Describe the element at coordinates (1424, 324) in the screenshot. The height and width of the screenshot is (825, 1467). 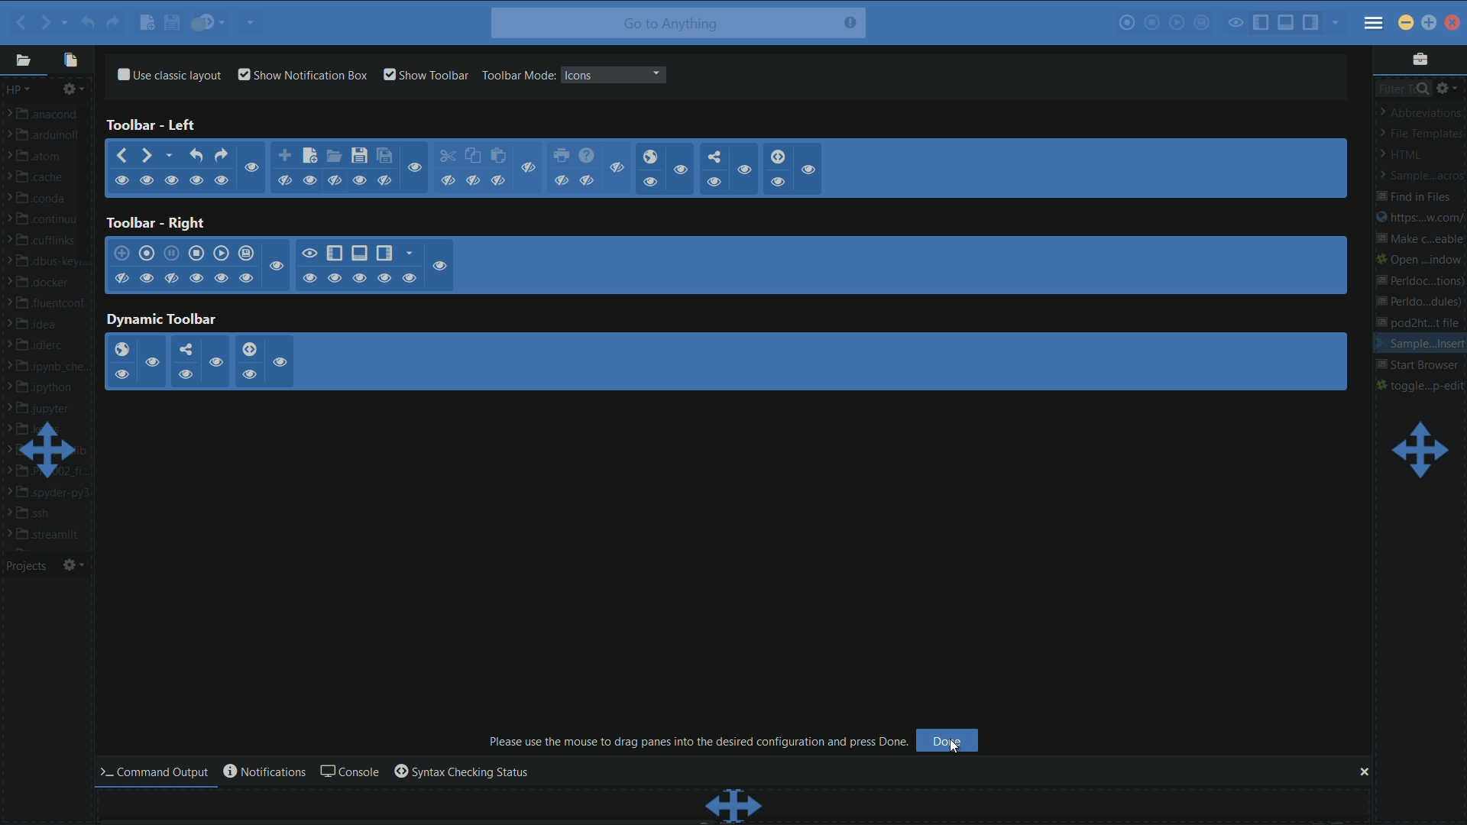
I see ` pod2ht..t file` at that location.